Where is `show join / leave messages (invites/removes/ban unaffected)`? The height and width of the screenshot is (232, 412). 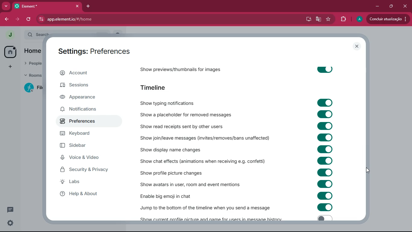
show join / leave messages (invites/removes/ban unaffected) is located at coordinates (207, 138).